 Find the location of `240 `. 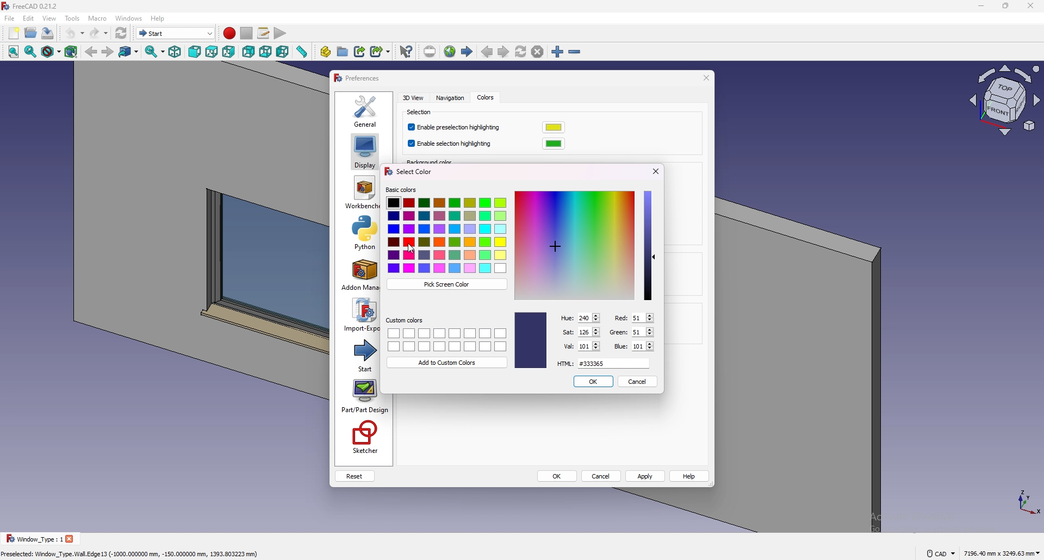

240  is located at coordinates (588, 318).